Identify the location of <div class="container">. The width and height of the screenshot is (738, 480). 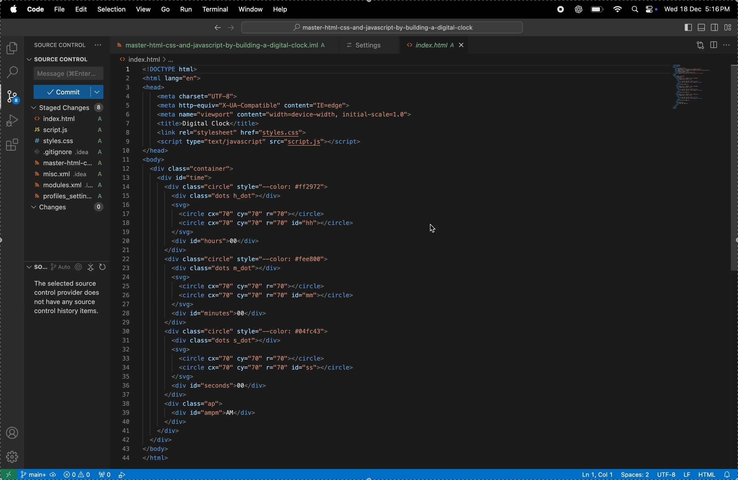
(192, 169).